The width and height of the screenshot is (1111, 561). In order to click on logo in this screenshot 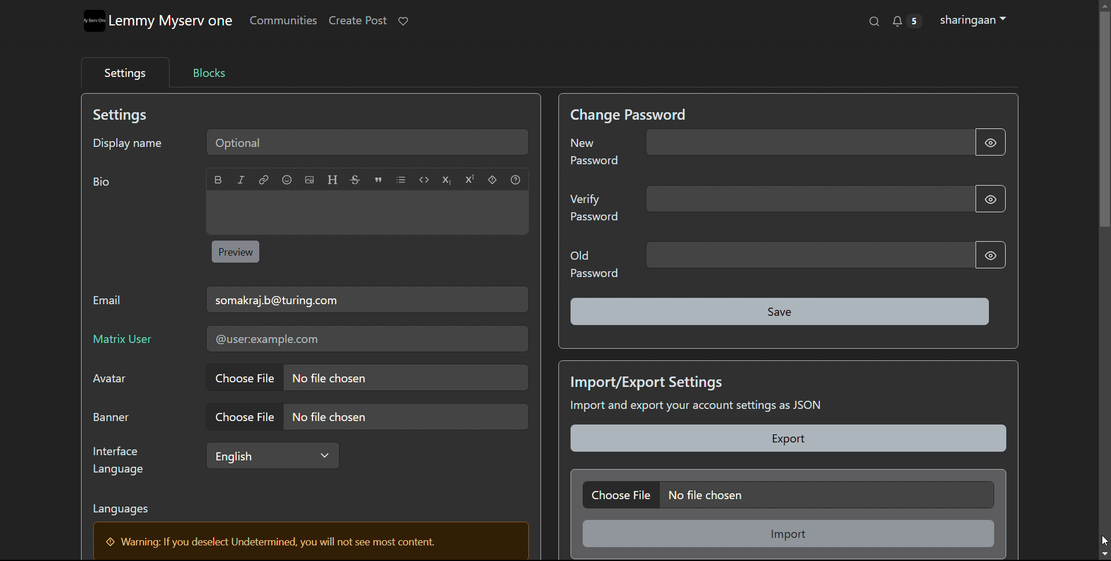, I will do `click(93, 21)`.